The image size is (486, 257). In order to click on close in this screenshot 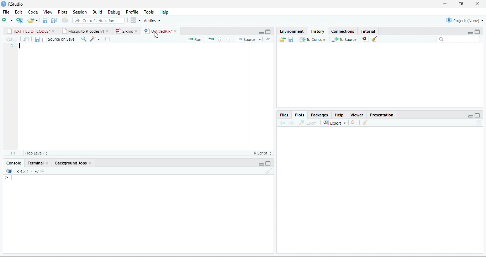, I will do `click(90, 163)`.